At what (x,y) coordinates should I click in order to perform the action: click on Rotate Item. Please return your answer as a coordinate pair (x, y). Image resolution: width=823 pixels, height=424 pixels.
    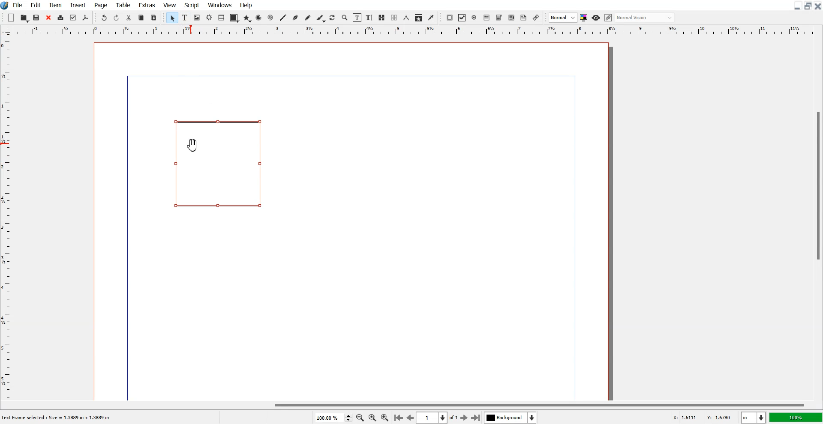
    Looking at the image, I should click on (333, 18).